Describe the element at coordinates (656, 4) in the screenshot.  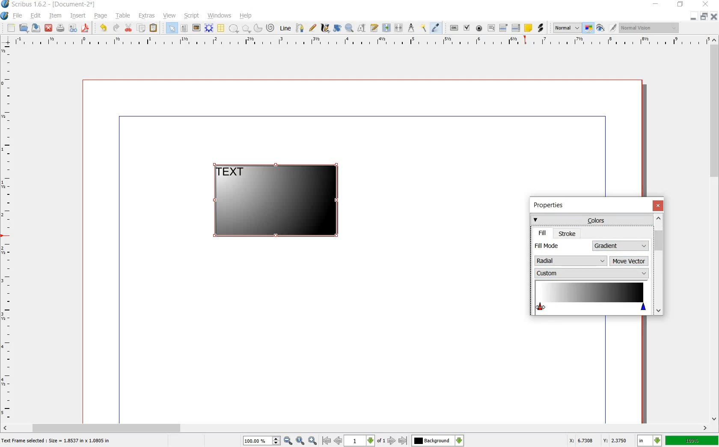
I see `minimize` at that location.